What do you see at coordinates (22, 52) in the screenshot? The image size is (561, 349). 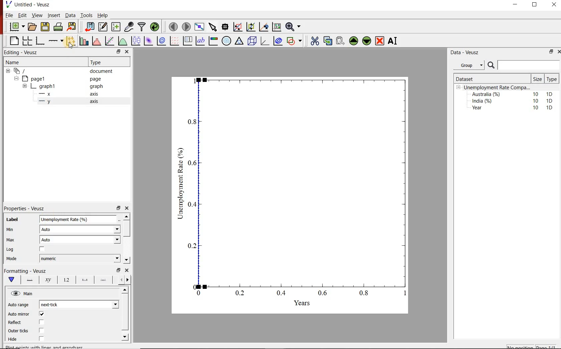 I see `Editing - Veusz` at bounding box center [22, 52].